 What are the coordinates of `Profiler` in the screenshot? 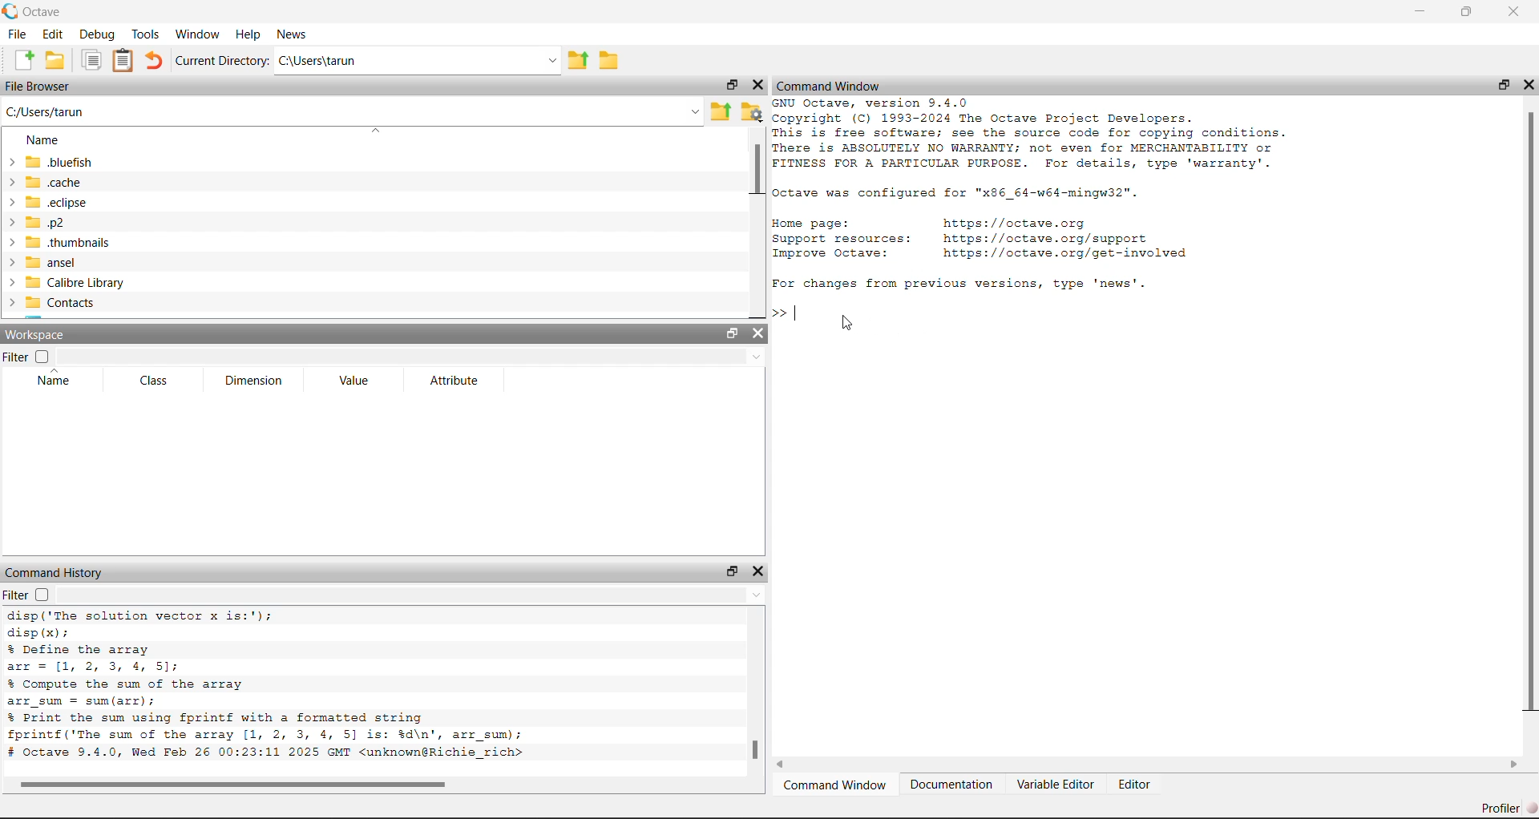 It's located at (1505, 808).